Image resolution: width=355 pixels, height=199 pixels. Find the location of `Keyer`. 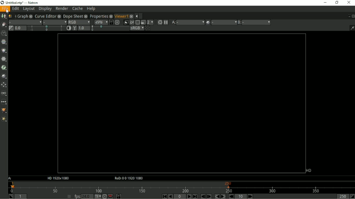

Keyer is located at coordinates (4, 67).